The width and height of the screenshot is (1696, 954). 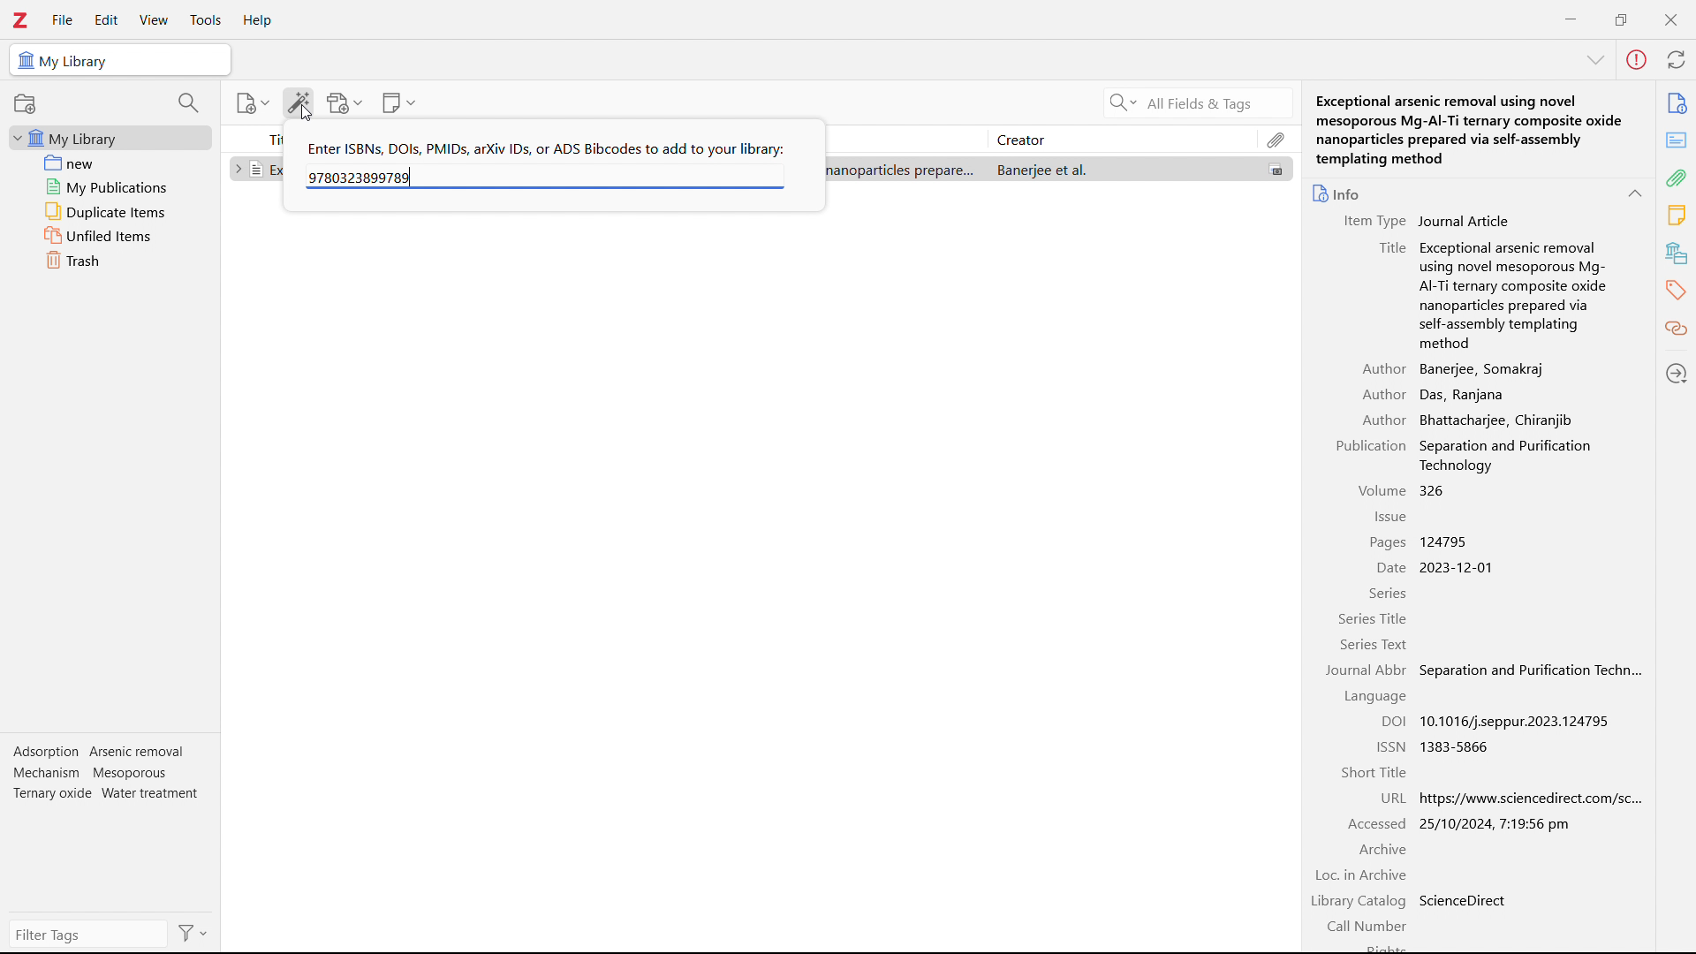 I want to click on minimize, so click(x=1571, y=18).